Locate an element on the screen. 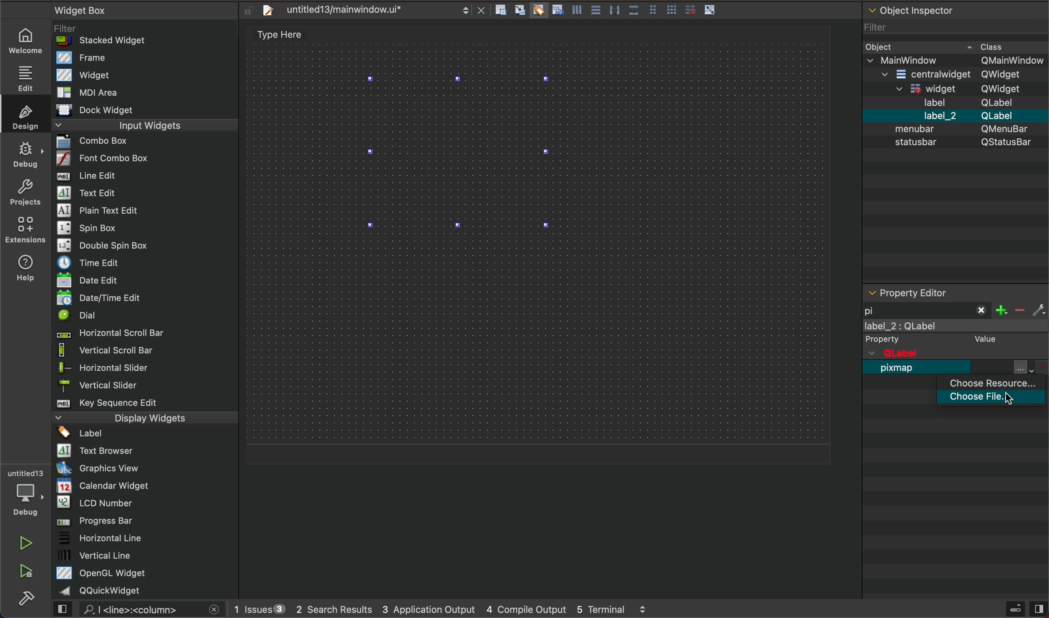  filter is located at coordinates (1022, 308).